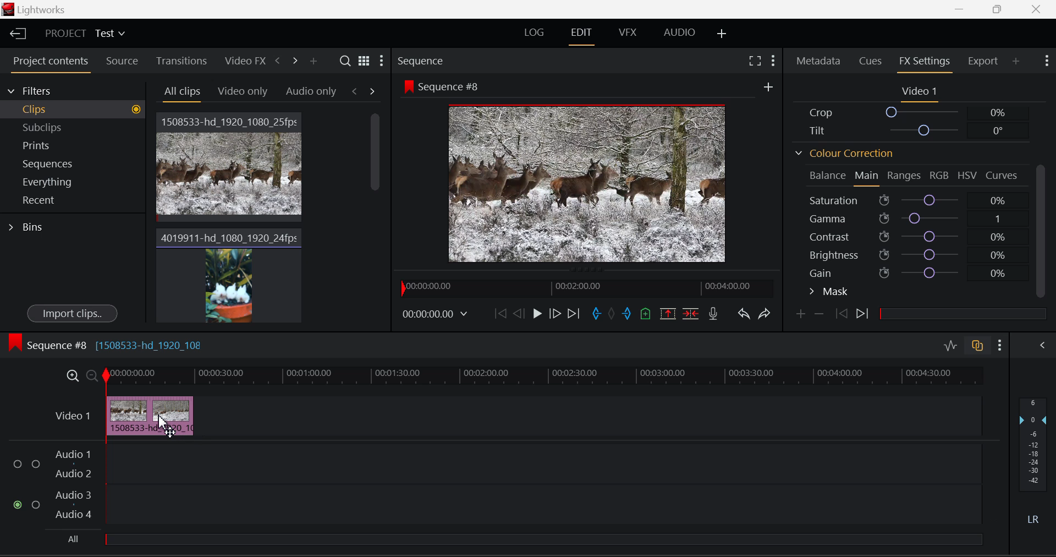 This screenshot has width=1056, height=557. I want to click on Settings, so click(383, 61).